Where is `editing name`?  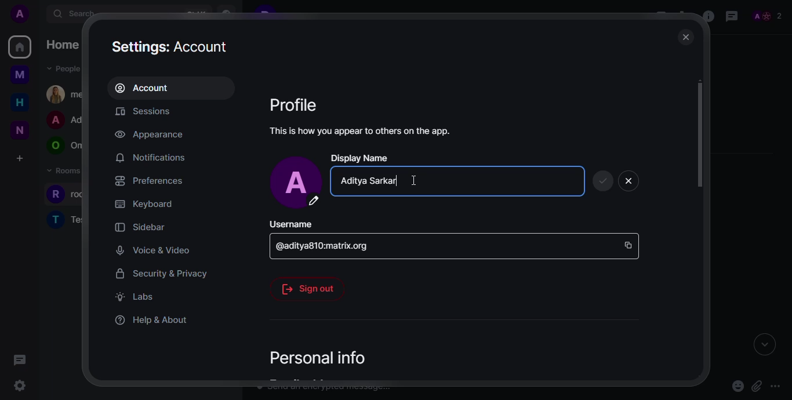
editing name is located at coordinates (371, 181).